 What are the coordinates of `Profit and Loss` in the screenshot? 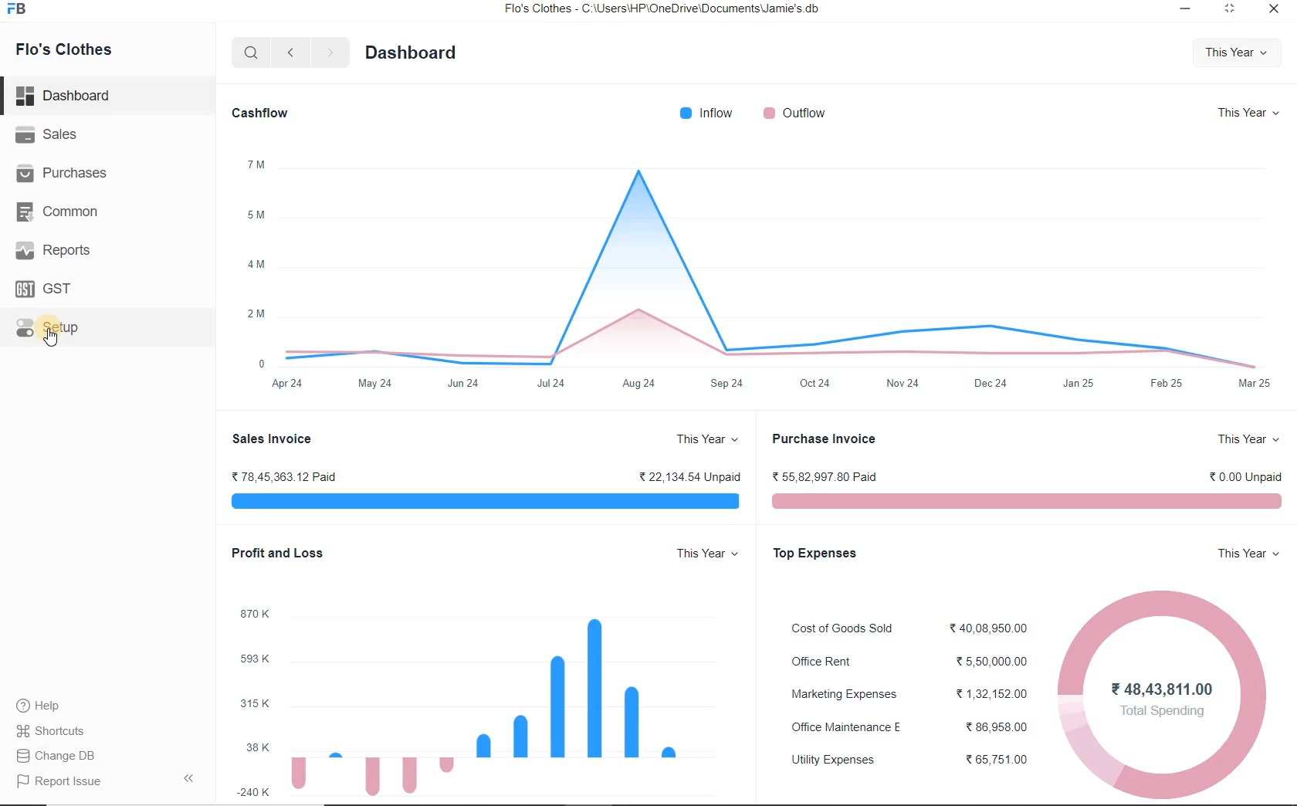 It's located at (277, 553).